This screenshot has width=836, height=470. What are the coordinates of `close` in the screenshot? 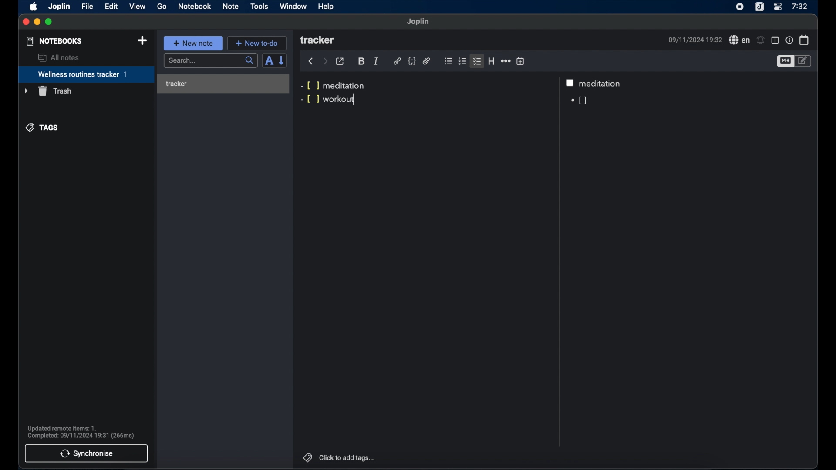 It's located at (26, 22).